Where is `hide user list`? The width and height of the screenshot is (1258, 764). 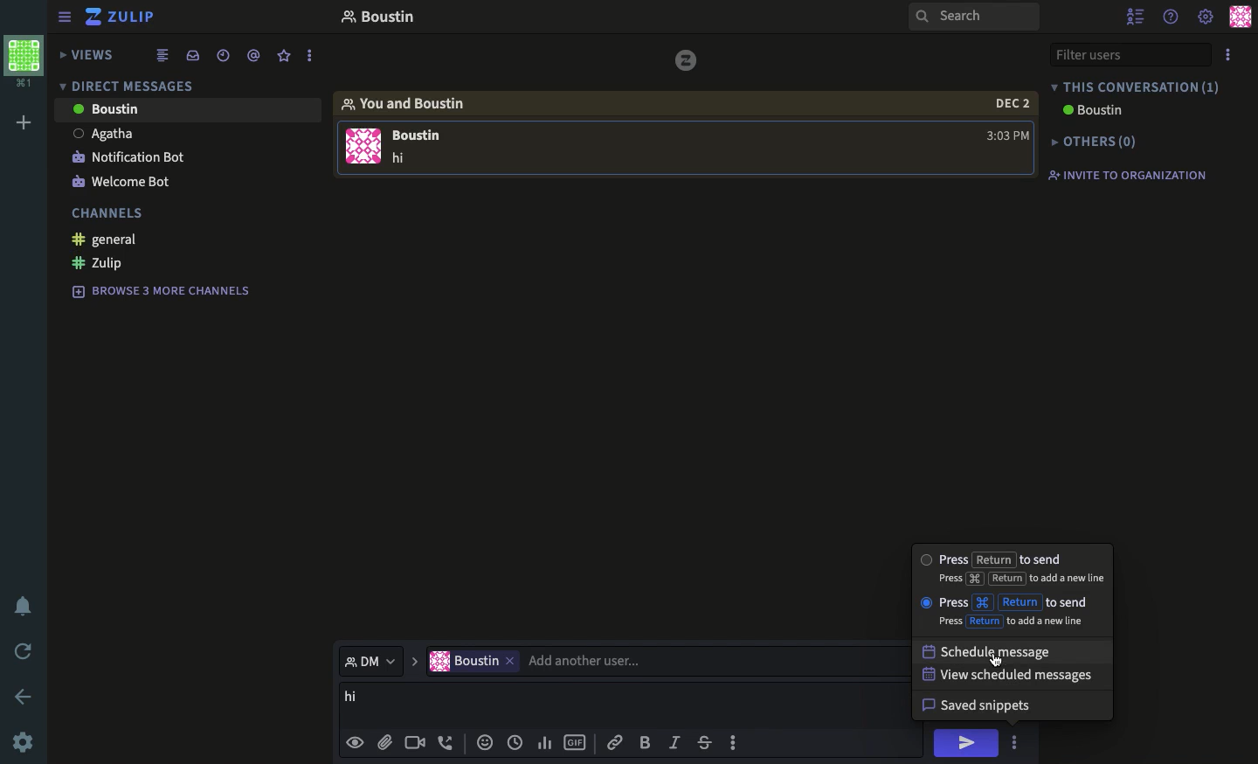
hide user list is located at coordinates (1136, 17).